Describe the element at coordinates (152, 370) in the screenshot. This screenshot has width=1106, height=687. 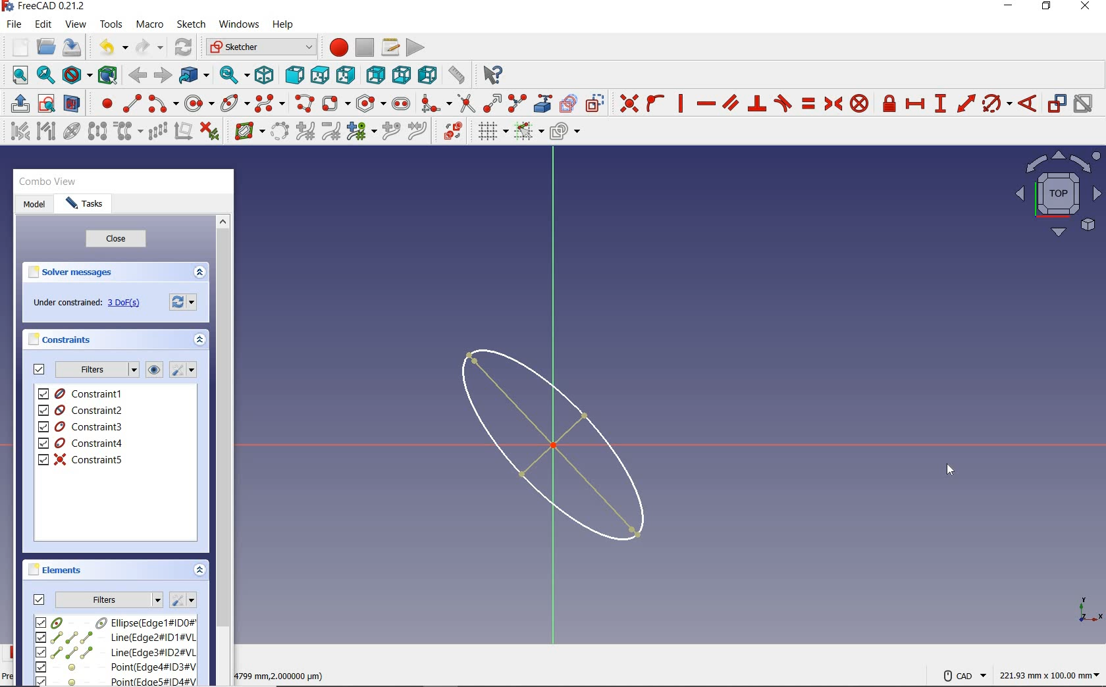
I see `show/hide all listed constraints` at that location.